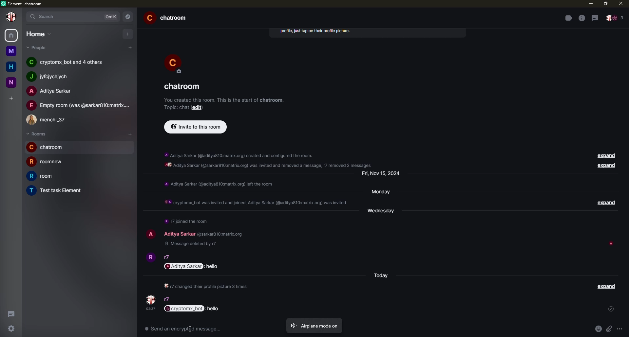 The width and height of the screenshot is (629, 337). Describe the element at coordinates (150, 299) in the screenshot. I see `profile` at that location.